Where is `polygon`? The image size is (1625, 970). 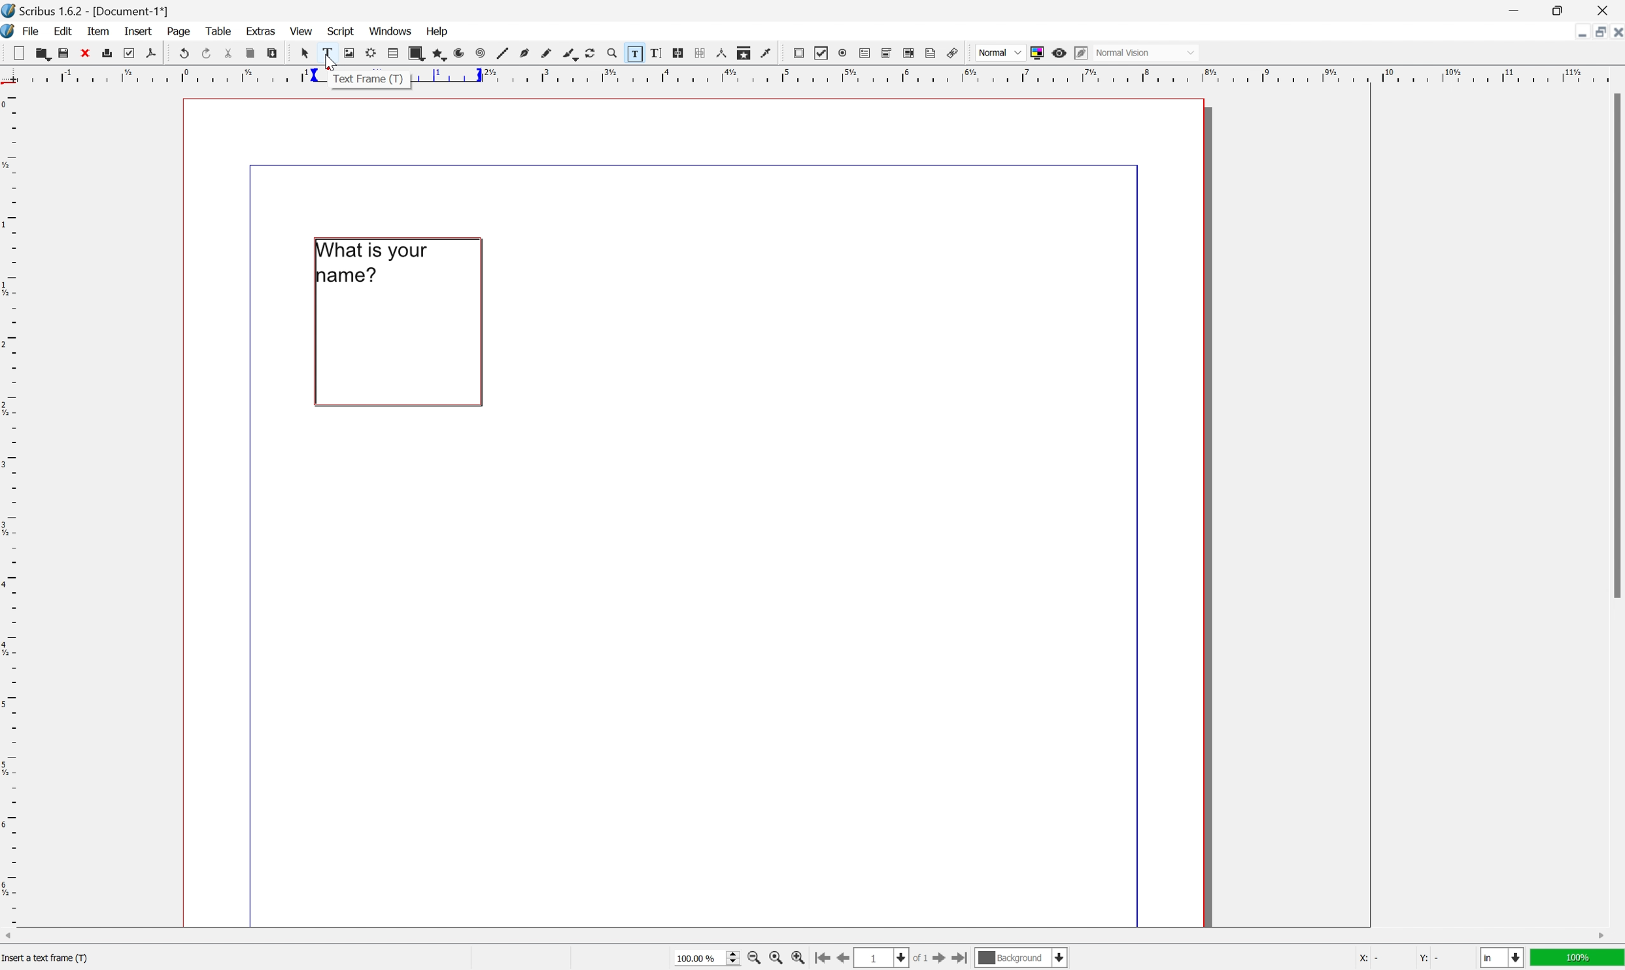
polygon is located at coordinates (441, 55).